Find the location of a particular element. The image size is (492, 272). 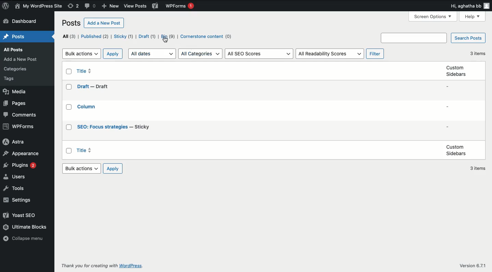

Media is located at coordinates (15, 92).